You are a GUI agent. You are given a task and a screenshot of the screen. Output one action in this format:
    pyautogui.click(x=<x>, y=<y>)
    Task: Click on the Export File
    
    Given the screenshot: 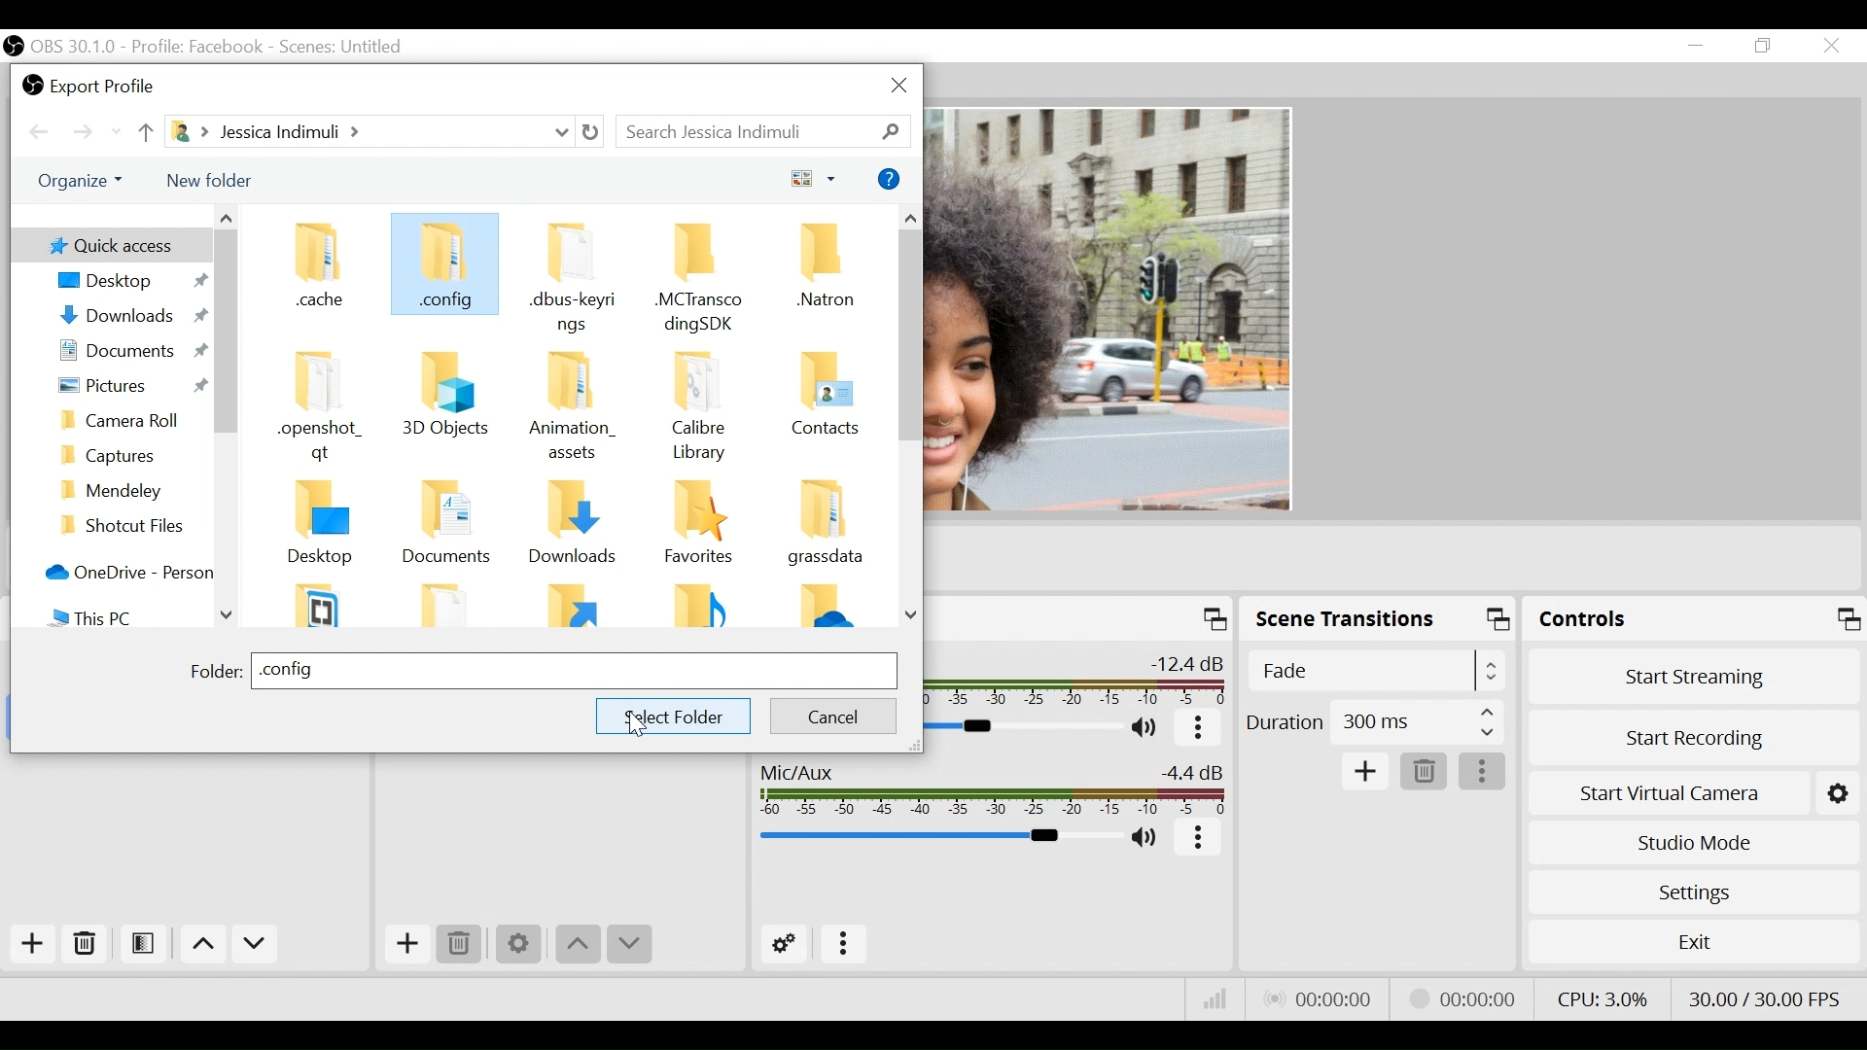 What is the action you would take?
    pyautogui.click(x=91, y=84)
    